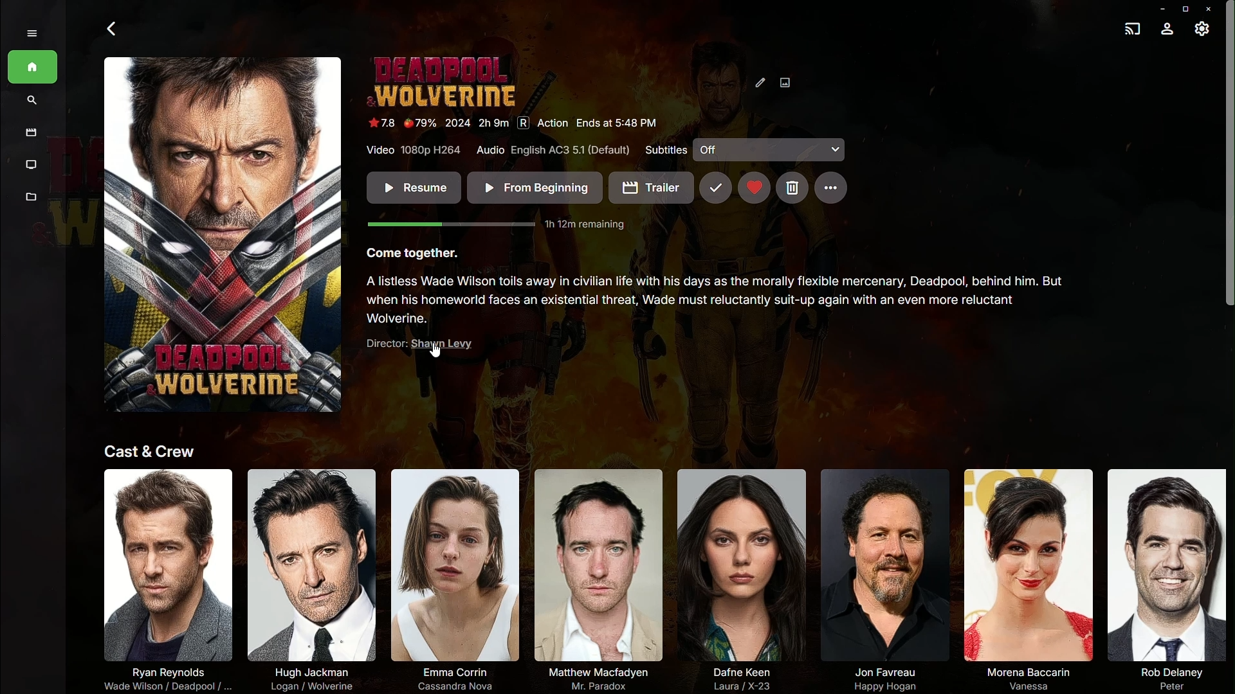 The image size is (1235, 694). What do you see at coordinates (1023, 578) in the screenshot?
I see `Morena Baccarin` at bounding box center [1023, 578].